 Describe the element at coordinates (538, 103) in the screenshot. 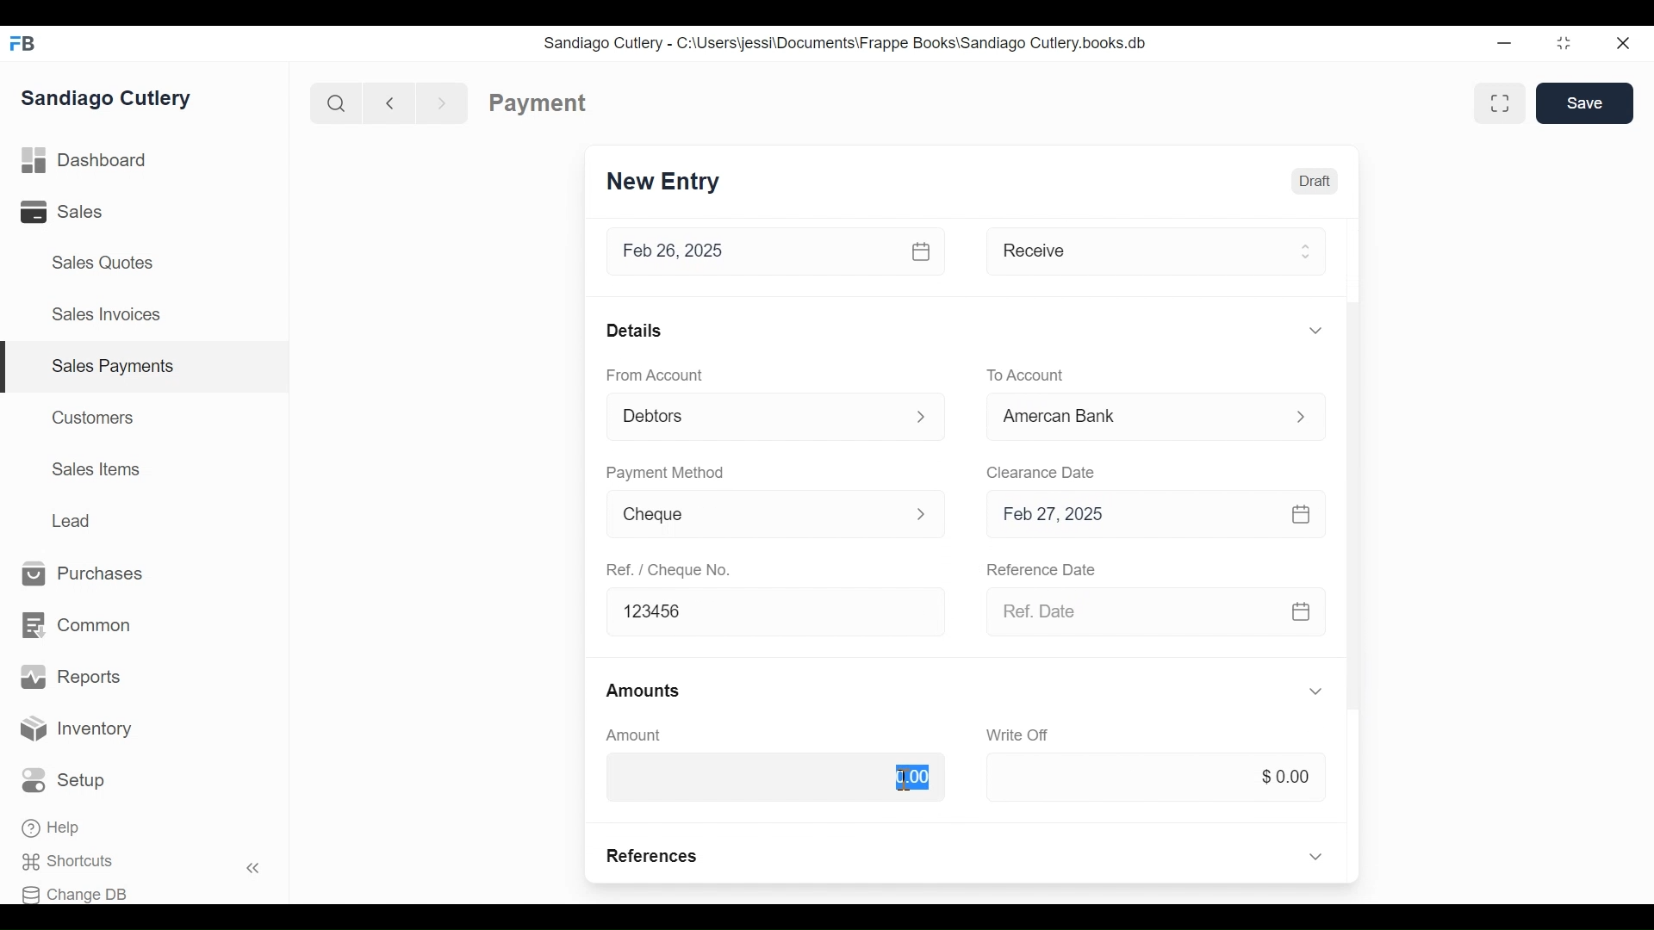

I see `Payment` at that location.